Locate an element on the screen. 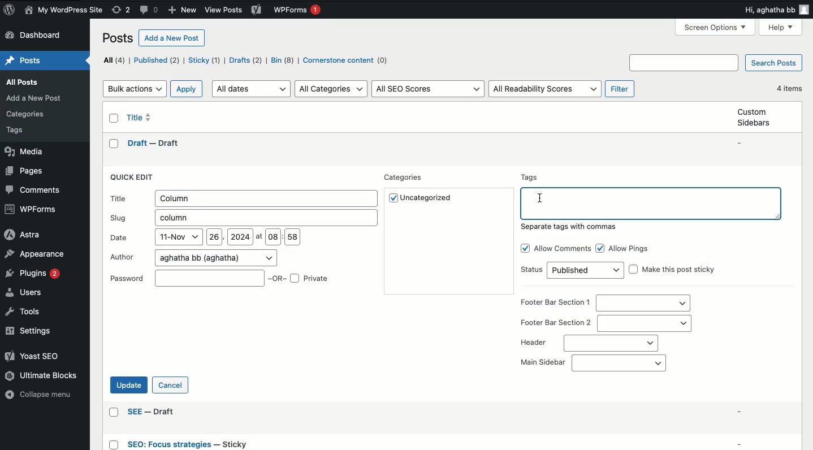 The image size is (813, 450). Uncategorized is located at coordinates (422, 198).